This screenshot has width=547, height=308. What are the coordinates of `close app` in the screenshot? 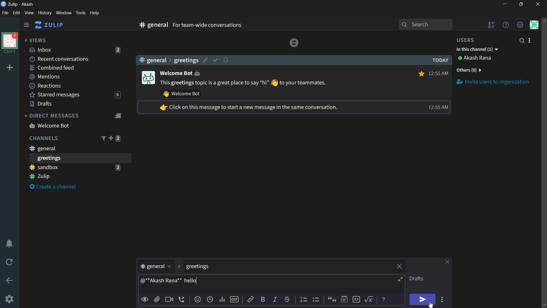 It's located at (537, 4).